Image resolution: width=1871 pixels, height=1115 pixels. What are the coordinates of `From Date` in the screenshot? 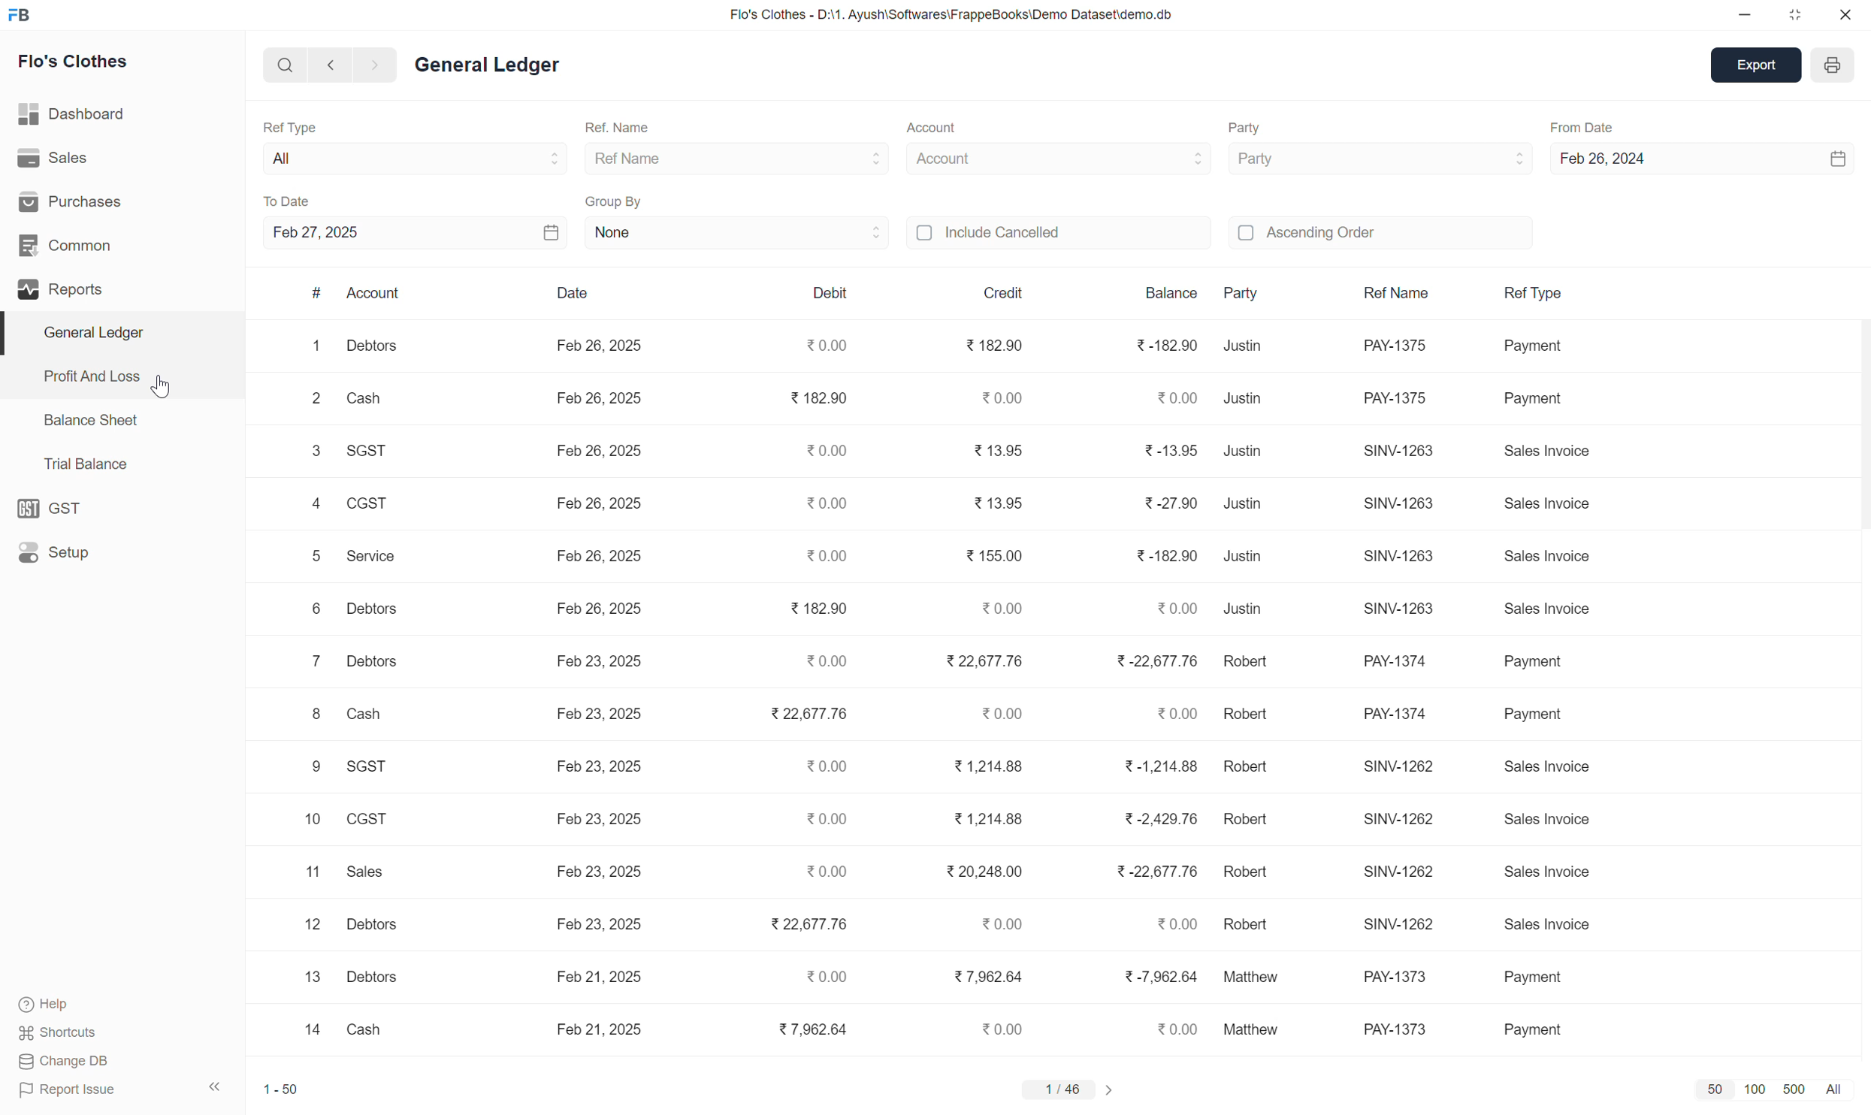 It's located at (1602, 129).